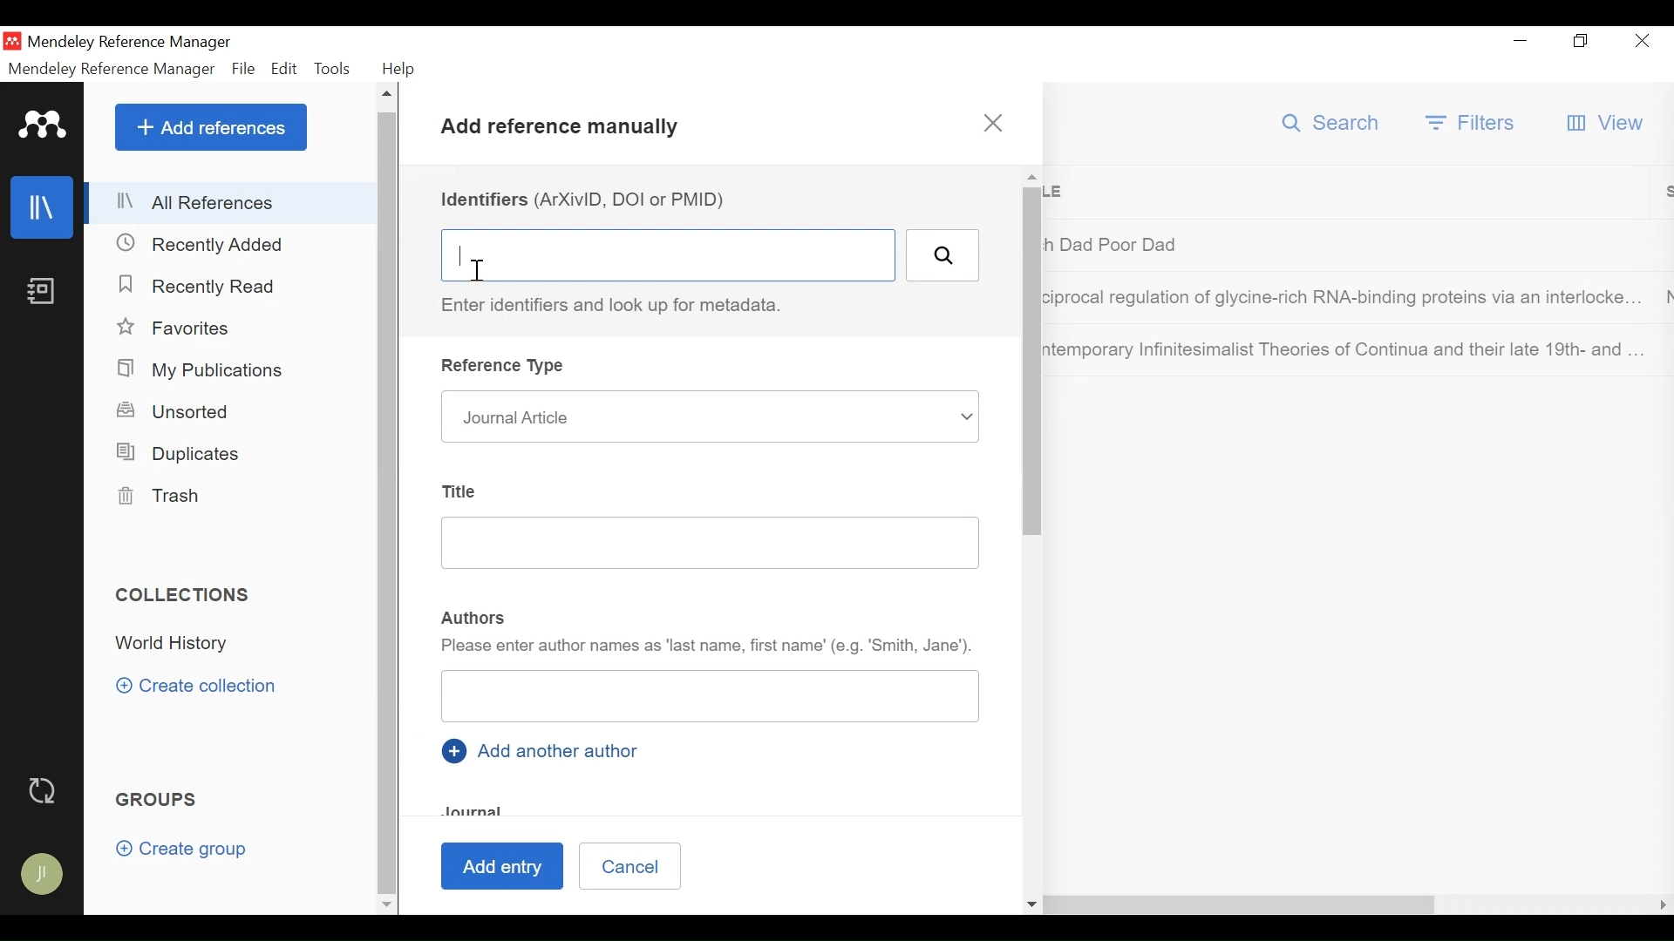  Describe the element at coordinates (244, 69) in the screenshot. I see `File` at that location.